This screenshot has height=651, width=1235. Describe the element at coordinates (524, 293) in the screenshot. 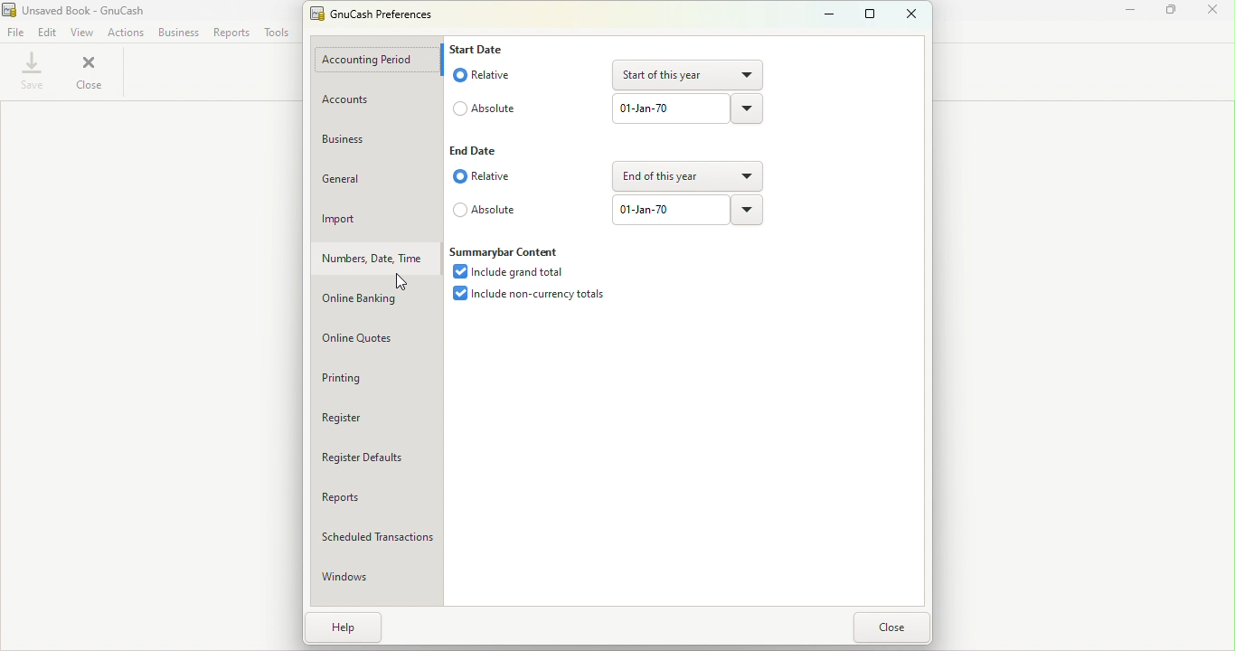

I see `Include non-currency totals` at that location.